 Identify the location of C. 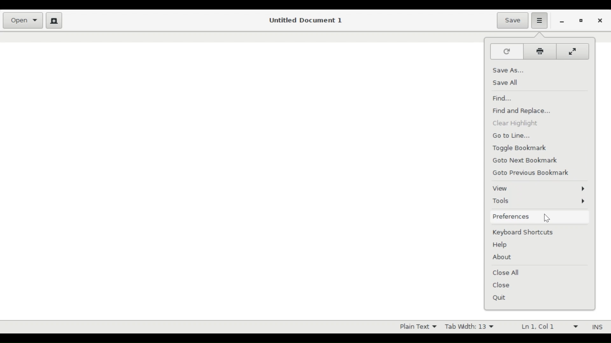
(573, 51).